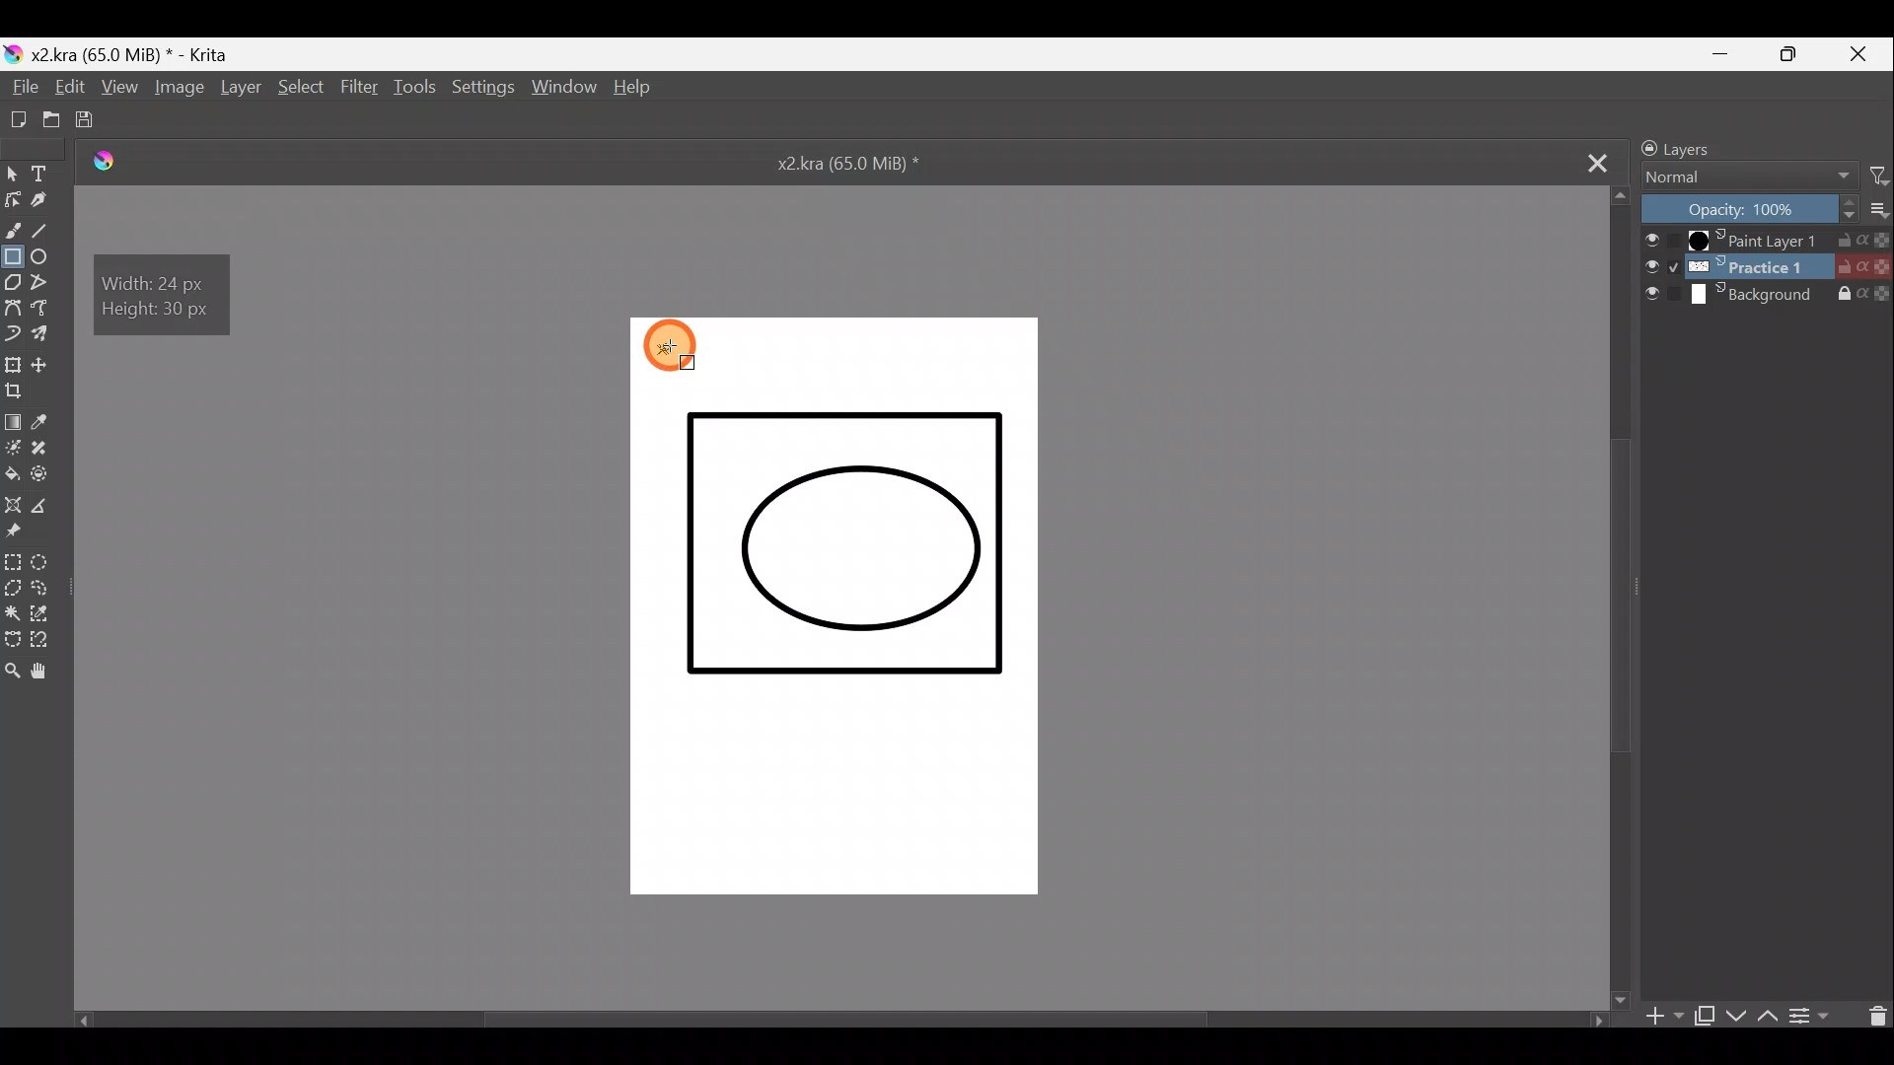 This screenshot has height=1065, width=1894. What do you see at coordinates (23, 390) in the screenshot?
I see `Crop image to an area` at bounding box center [23, 390].